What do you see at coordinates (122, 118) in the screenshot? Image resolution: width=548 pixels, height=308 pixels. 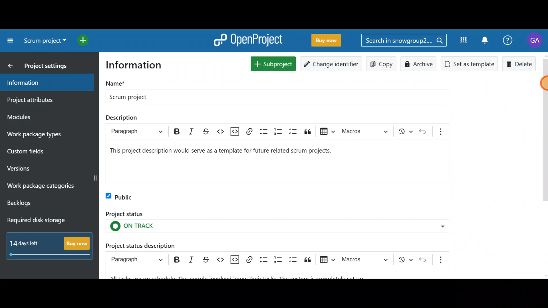 I see `description` at bounding box center [122, 118].